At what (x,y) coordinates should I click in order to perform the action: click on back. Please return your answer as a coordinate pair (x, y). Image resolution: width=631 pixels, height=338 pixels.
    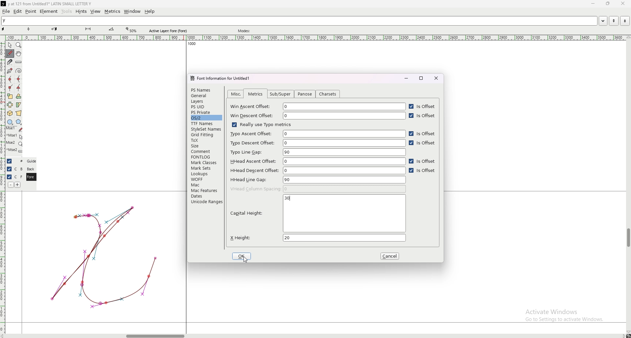
    Looking at the image, I should click on (31, 169).